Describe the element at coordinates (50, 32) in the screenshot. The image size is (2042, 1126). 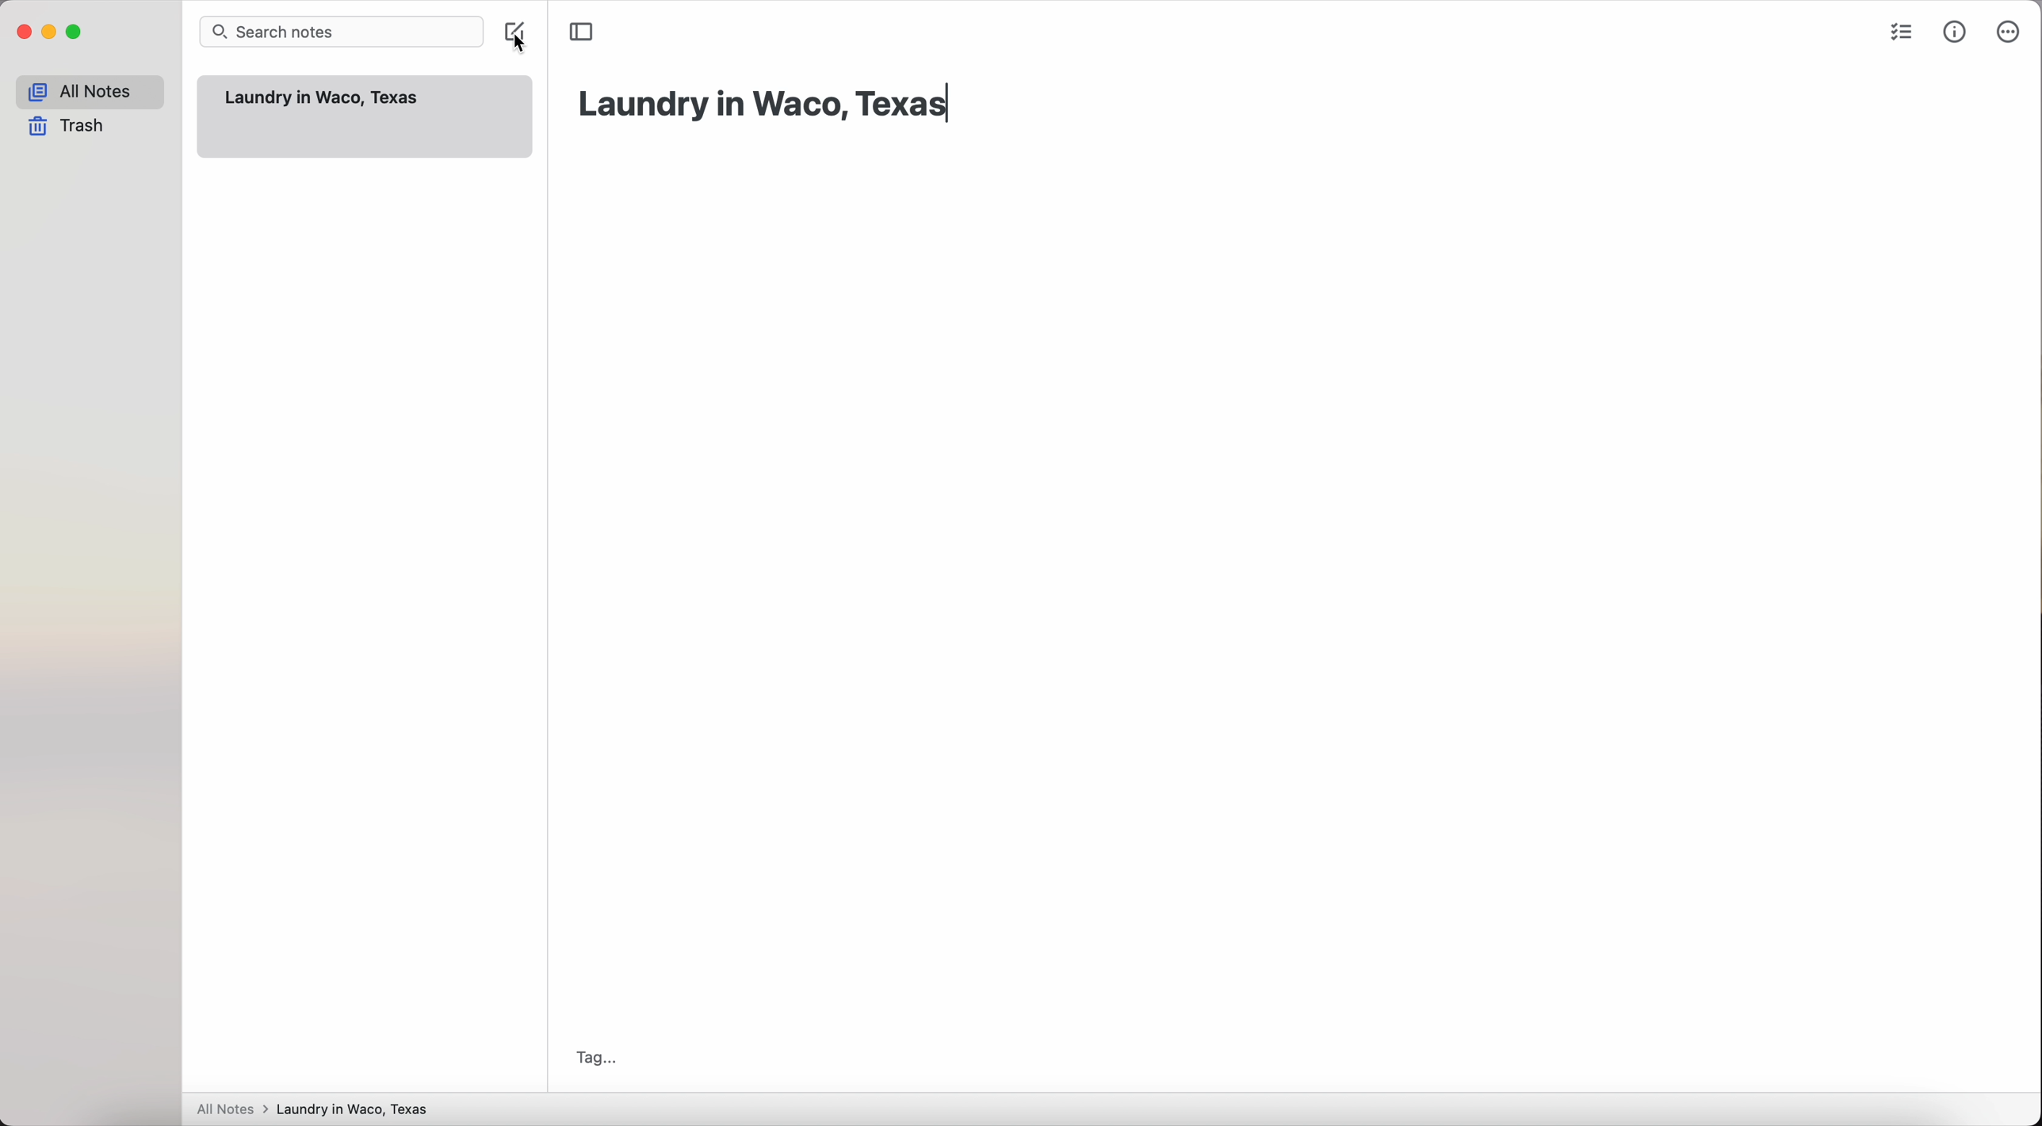
I see `minimize app` at that location.